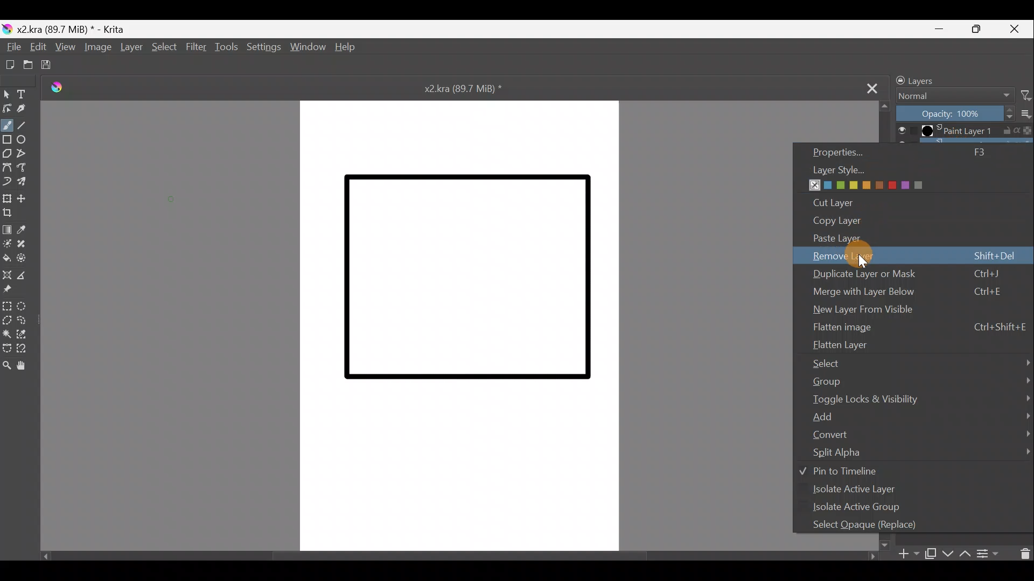  Describe the element at coordinates (1024, 115) in the screenshot. I see `More` at that location.